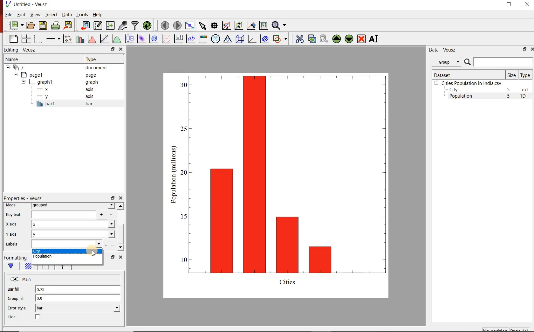  Describe the element at coordinates (28, 267) in the screenshot. I see `Fill` at that location.